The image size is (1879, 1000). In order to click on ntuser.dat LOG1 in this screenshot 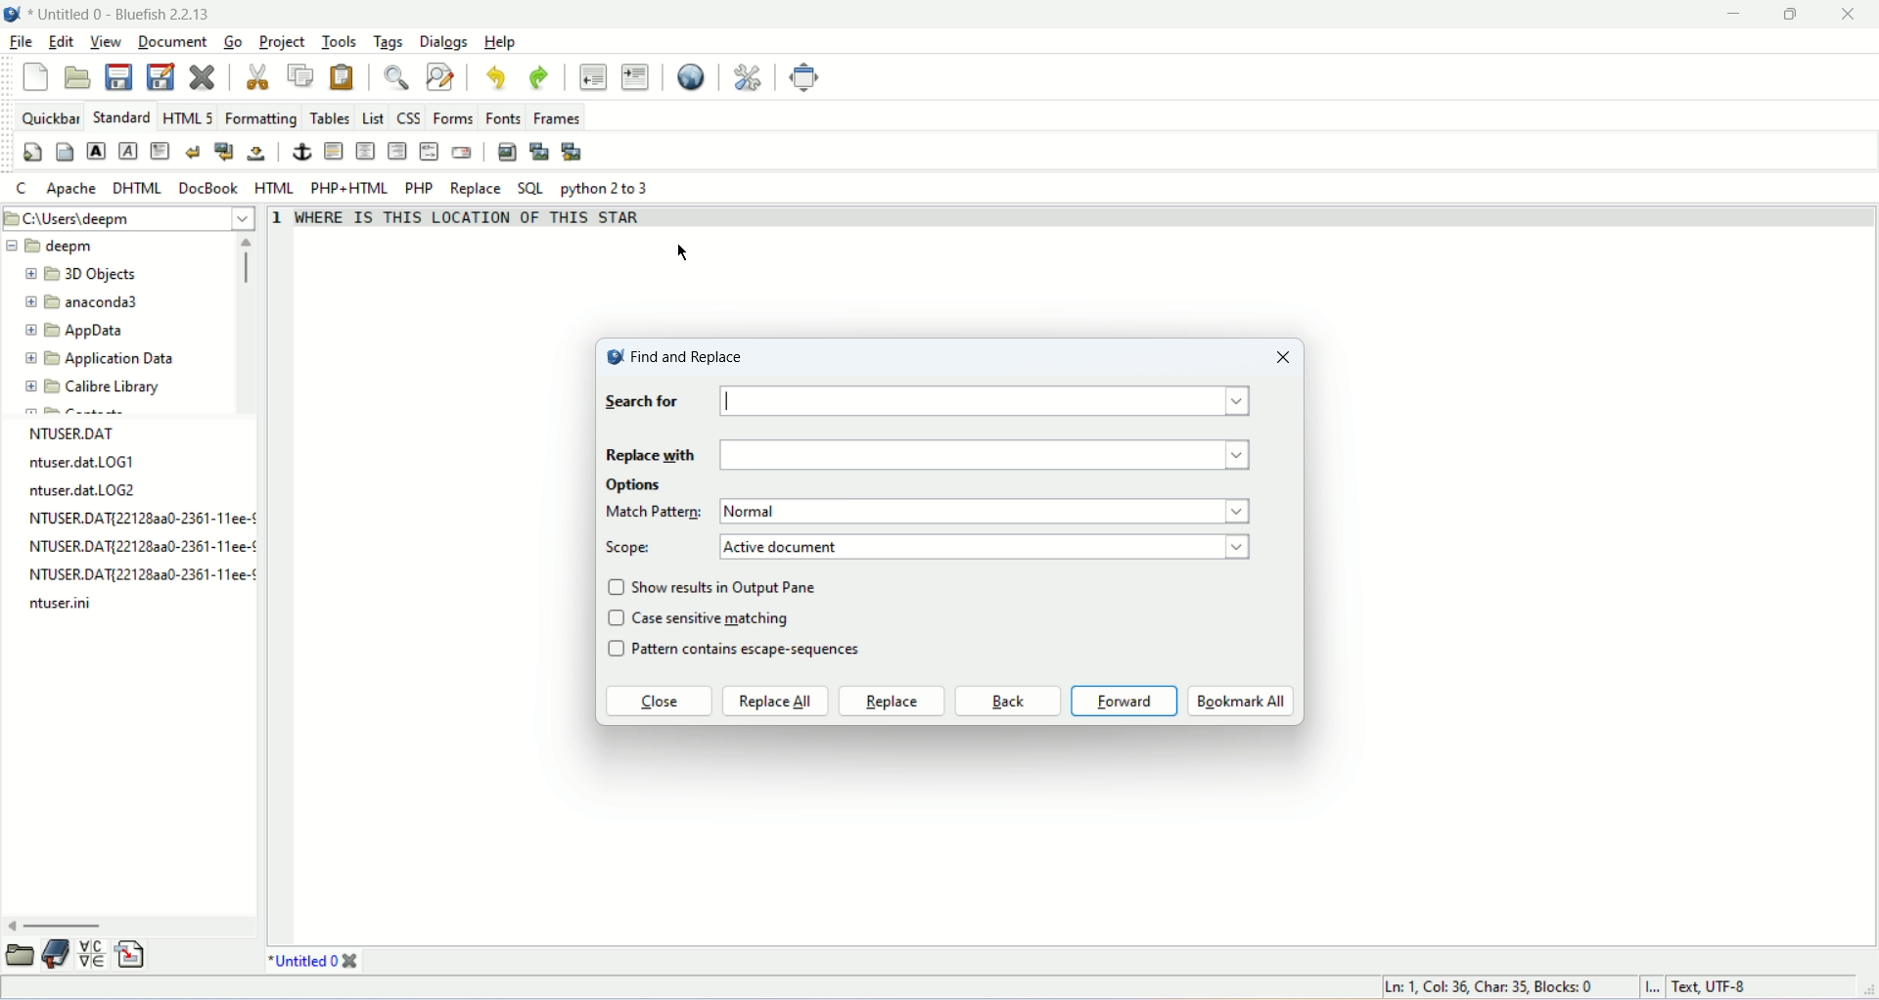, I will do `click(79, 464)`.